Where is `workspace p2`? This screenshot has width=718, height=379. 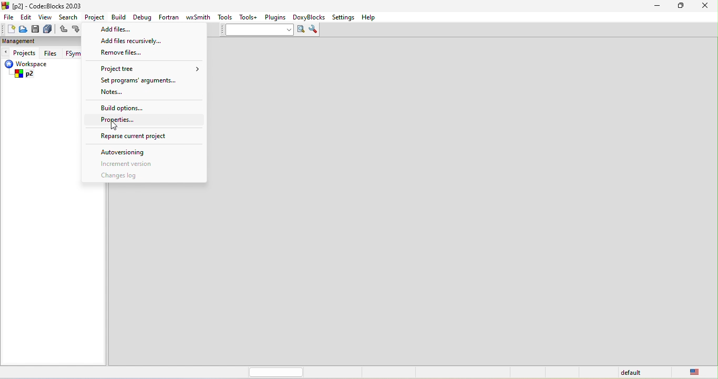 workspace p2 is located at coordinates (33, 70).